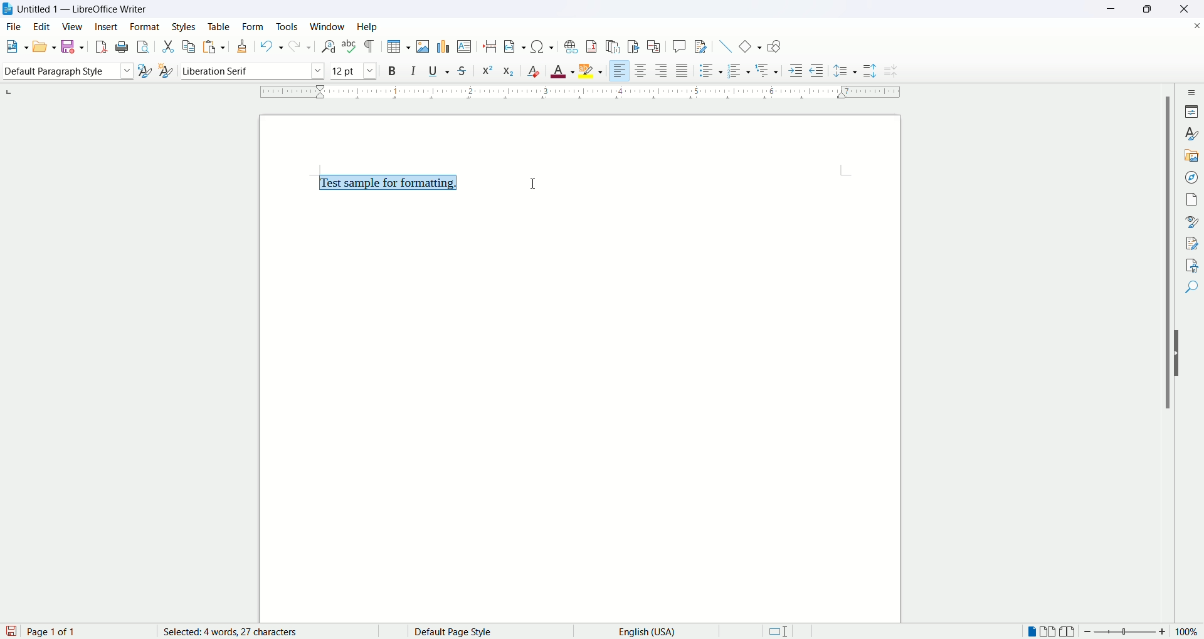 Image resolution: width=1204 pixels, height=639 pixels. I want to click on cut, so click(166, 46).